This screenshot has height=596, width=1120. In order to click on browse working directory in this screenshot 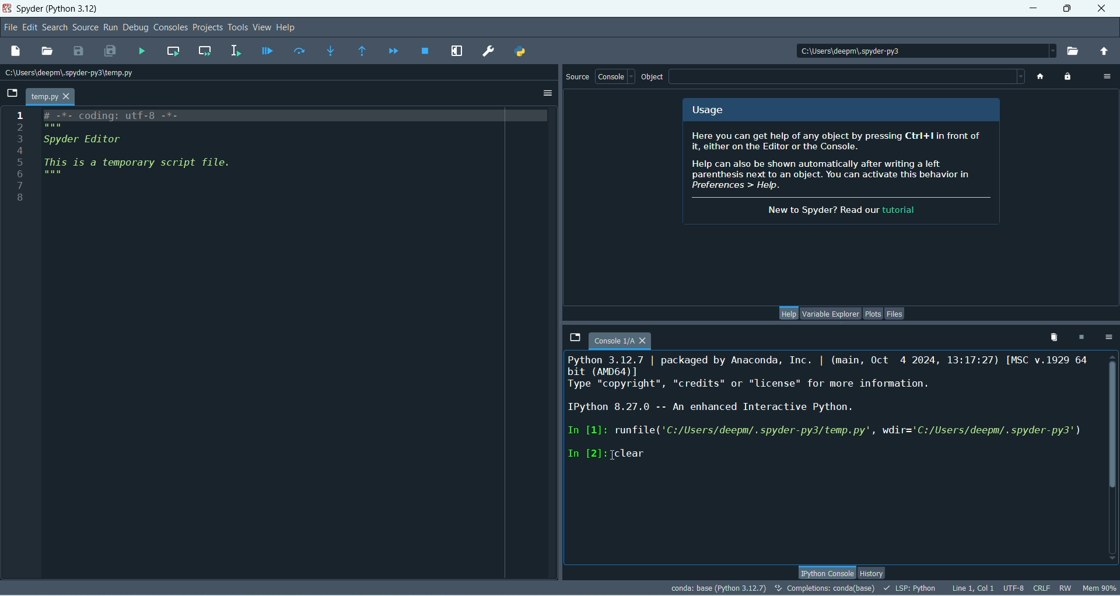, I will do `click(1076, 52)`.